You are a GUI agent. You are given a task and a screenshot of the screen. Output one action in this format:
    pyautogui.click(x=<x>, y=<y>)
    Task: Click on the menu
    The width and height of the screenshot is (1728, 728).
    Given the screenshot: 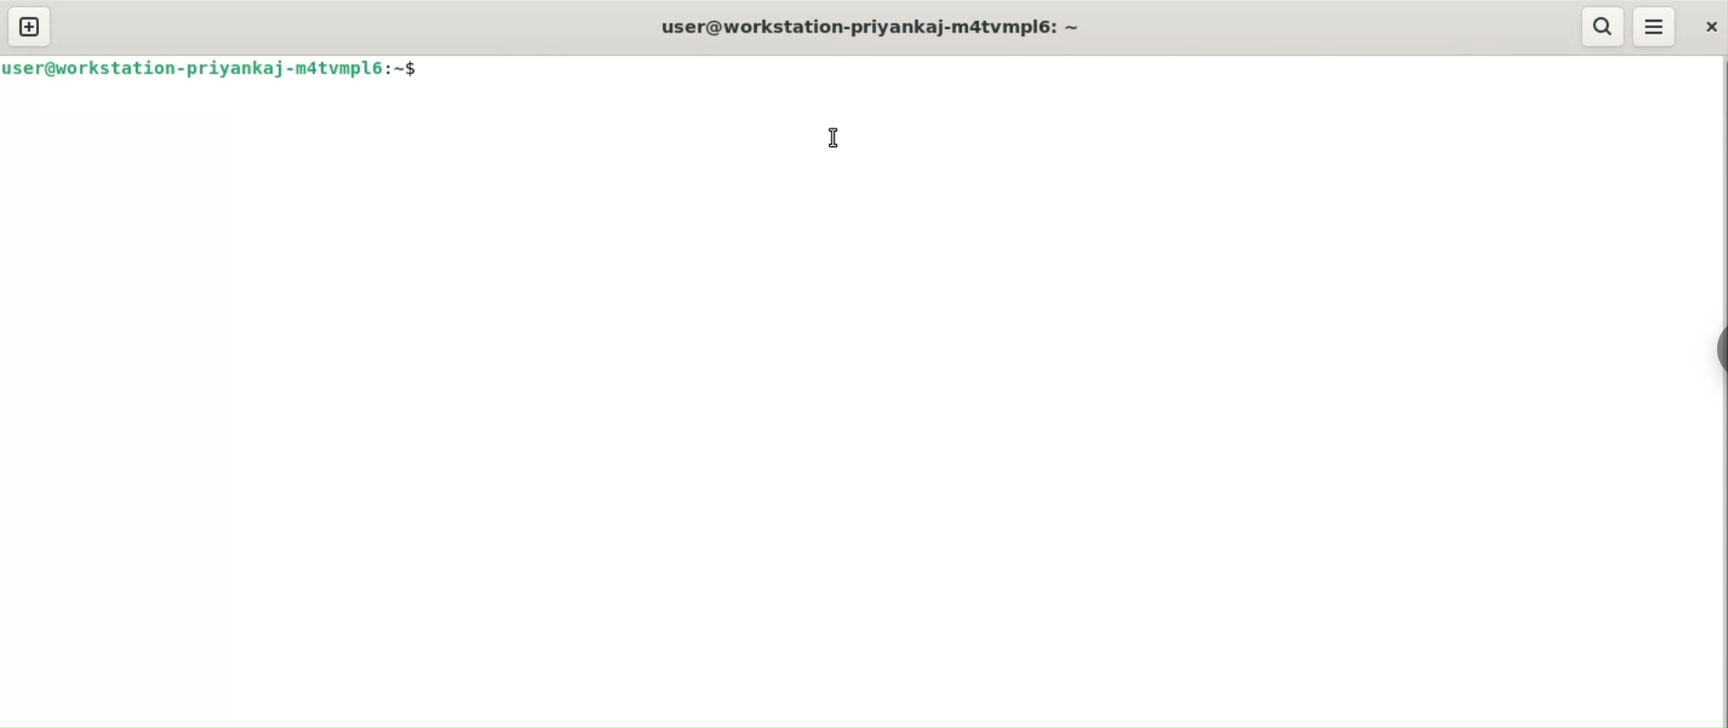 What is the action you would take?
    pyautogui.click(x=1656, y=24)
    